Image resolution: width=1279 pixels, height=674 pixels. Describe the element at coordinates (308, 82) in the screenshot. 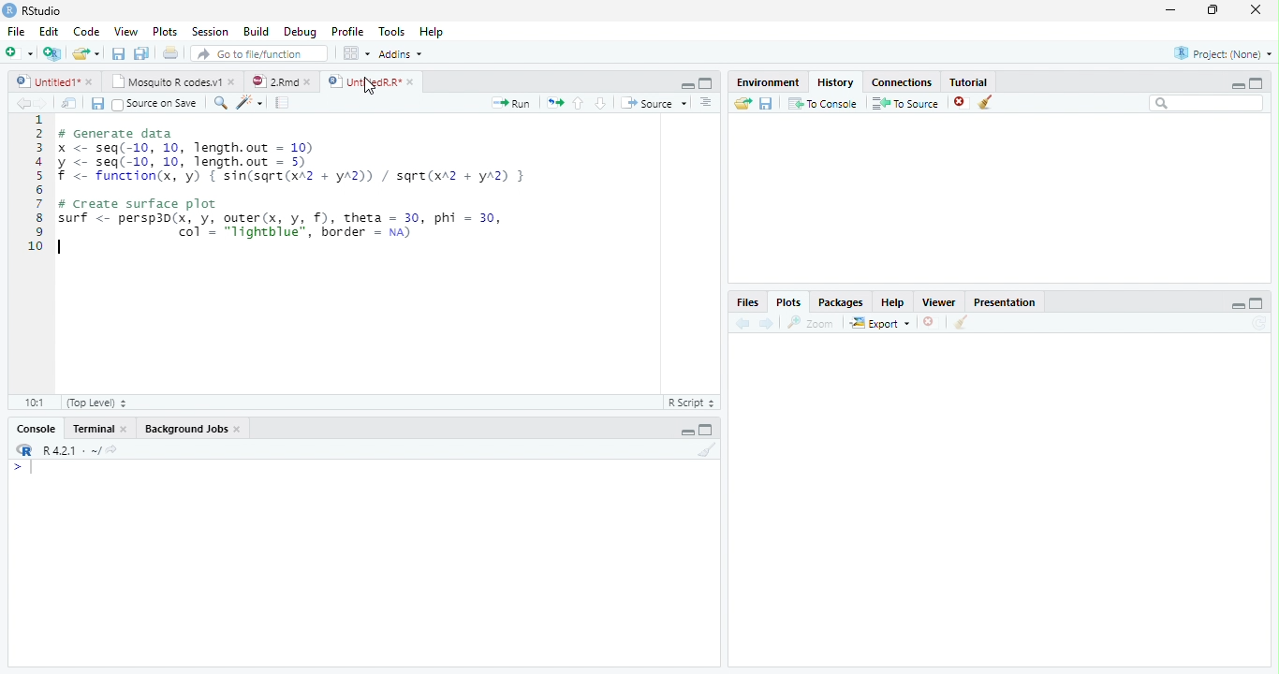

I see `close` at that location.